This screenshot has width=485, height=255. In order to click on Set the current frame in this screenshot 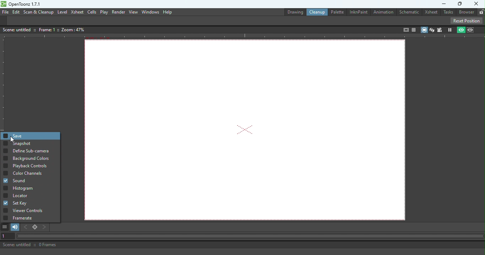, I will do `click(6, 236)`.